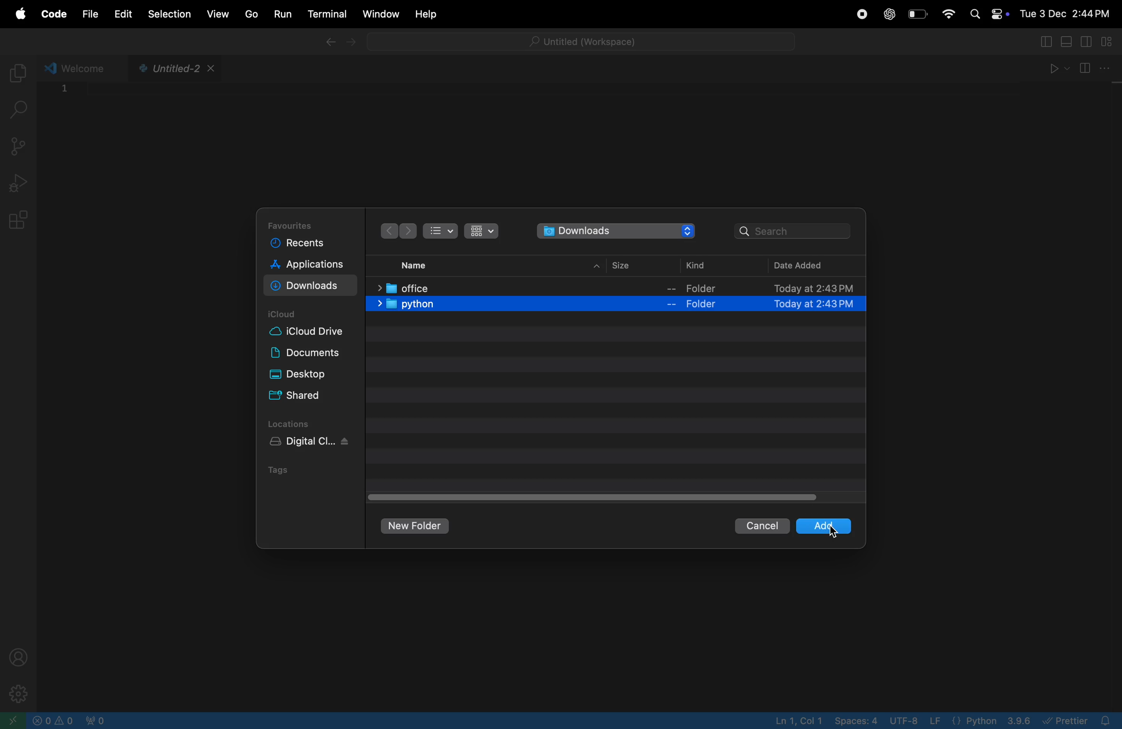  I want to click on cloud drive, so click(309, 333).